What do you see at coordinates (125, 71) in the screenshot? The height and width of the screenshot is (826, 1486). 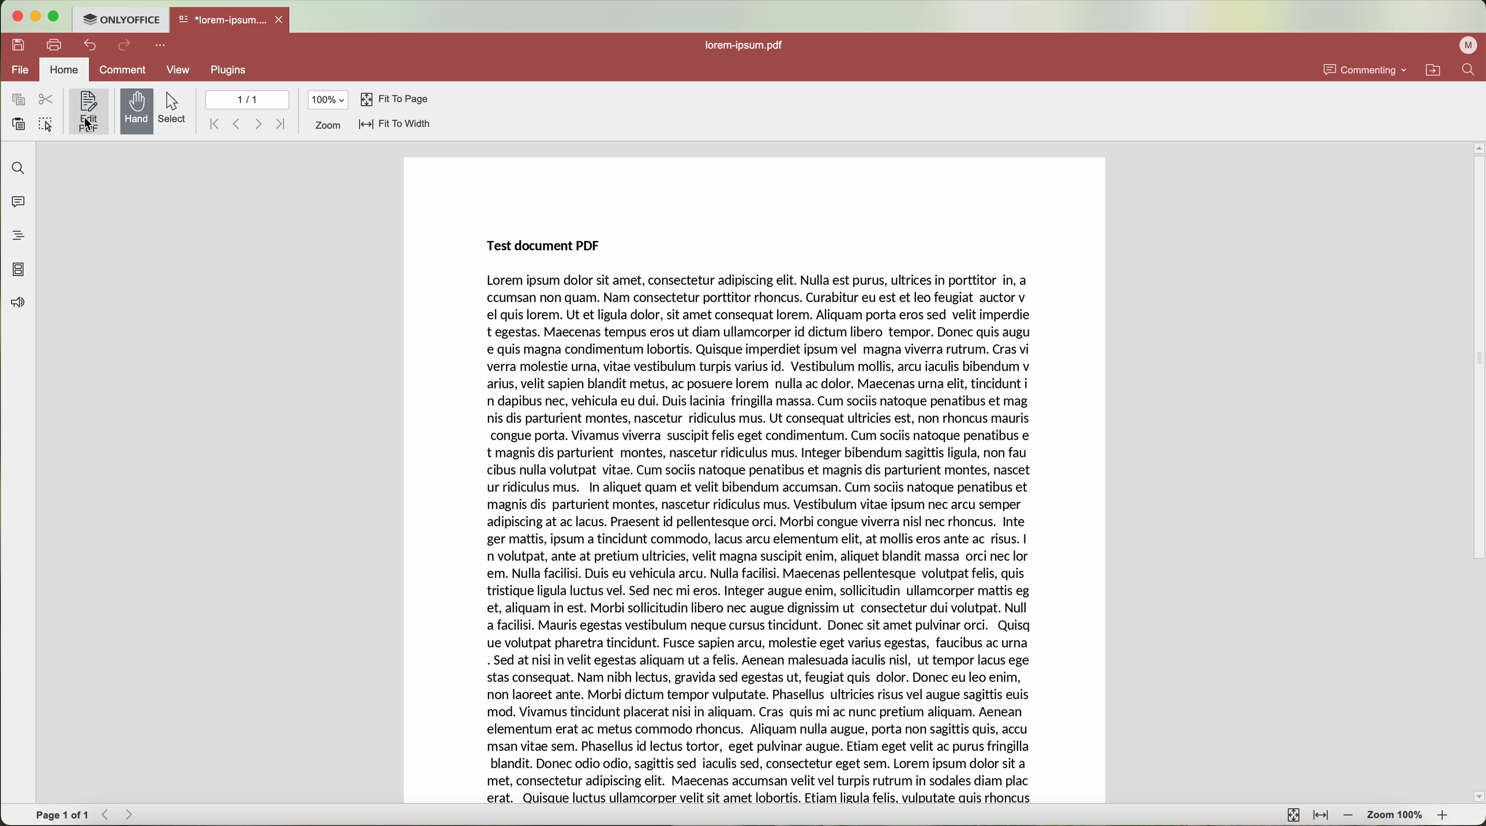 I see `comment` at bounding box center [125, 71].